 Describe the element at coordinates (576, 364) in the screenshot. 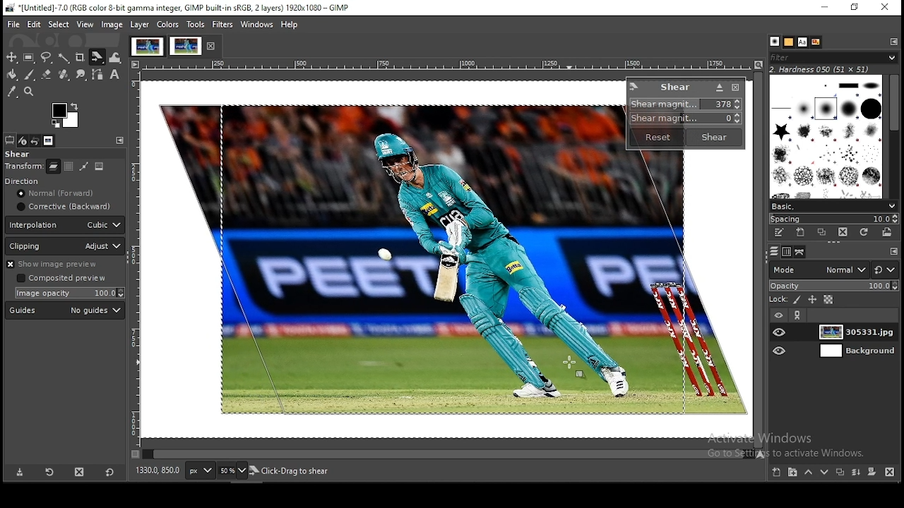

I see `mouse pointer` at that location.